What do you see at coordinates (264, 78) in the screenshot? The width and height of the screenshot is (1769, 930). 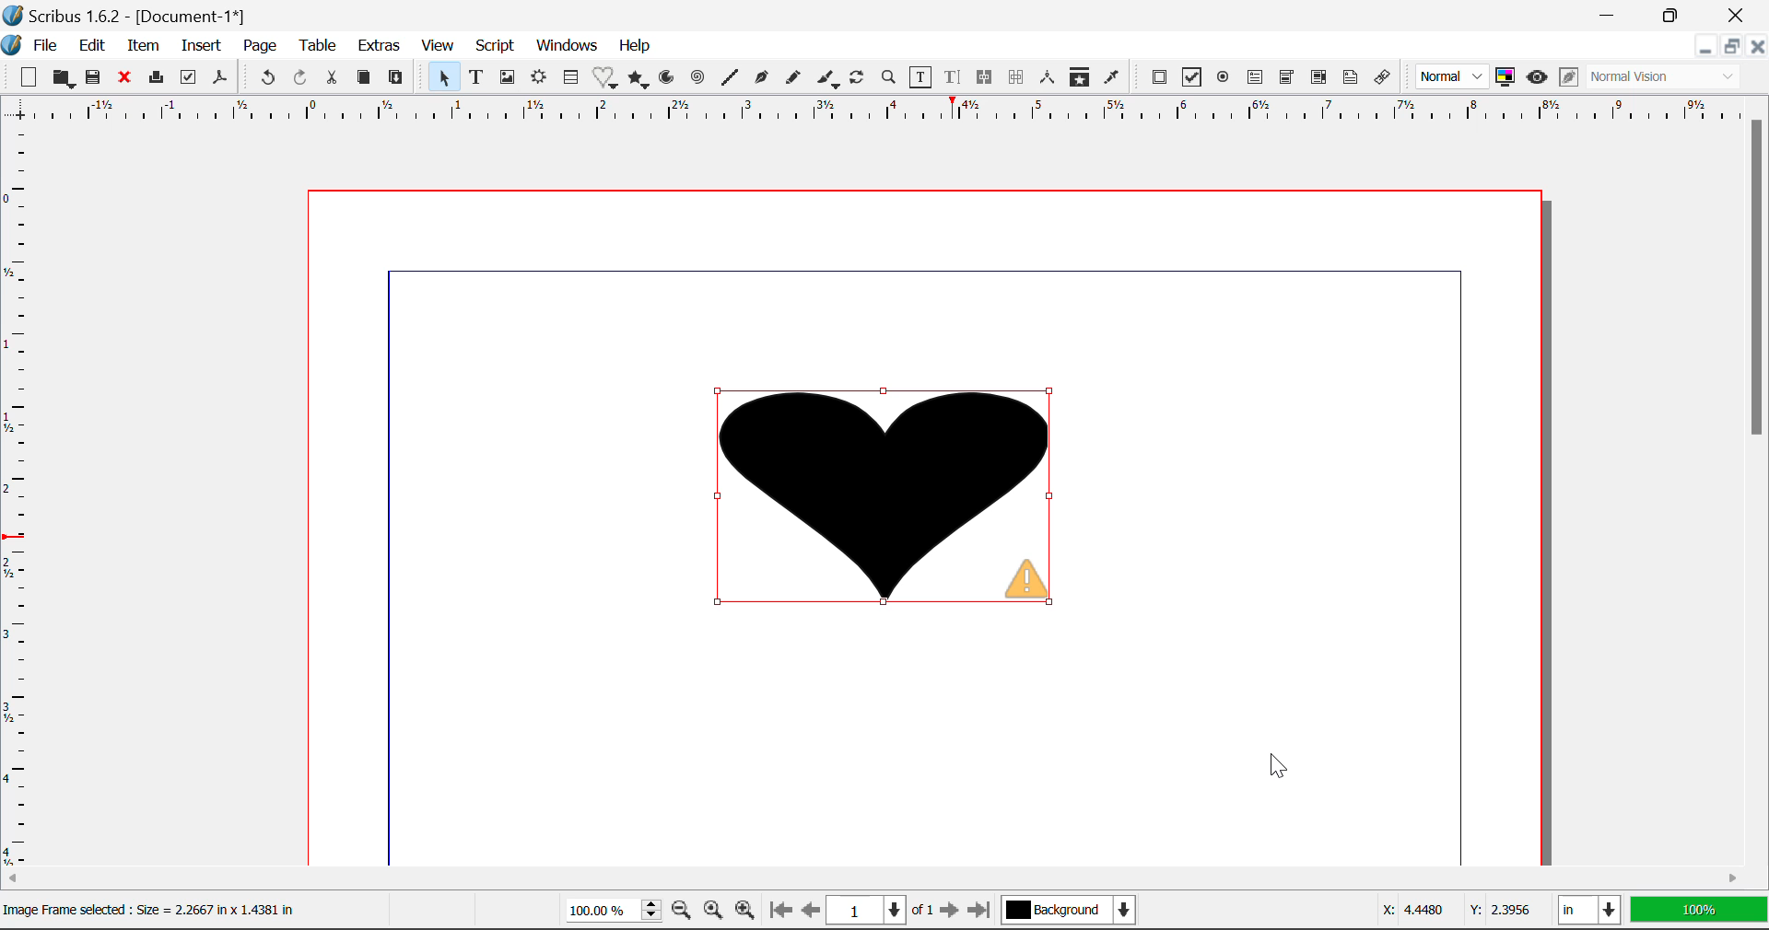 I see `Undo` at bounding box center [264, 78].